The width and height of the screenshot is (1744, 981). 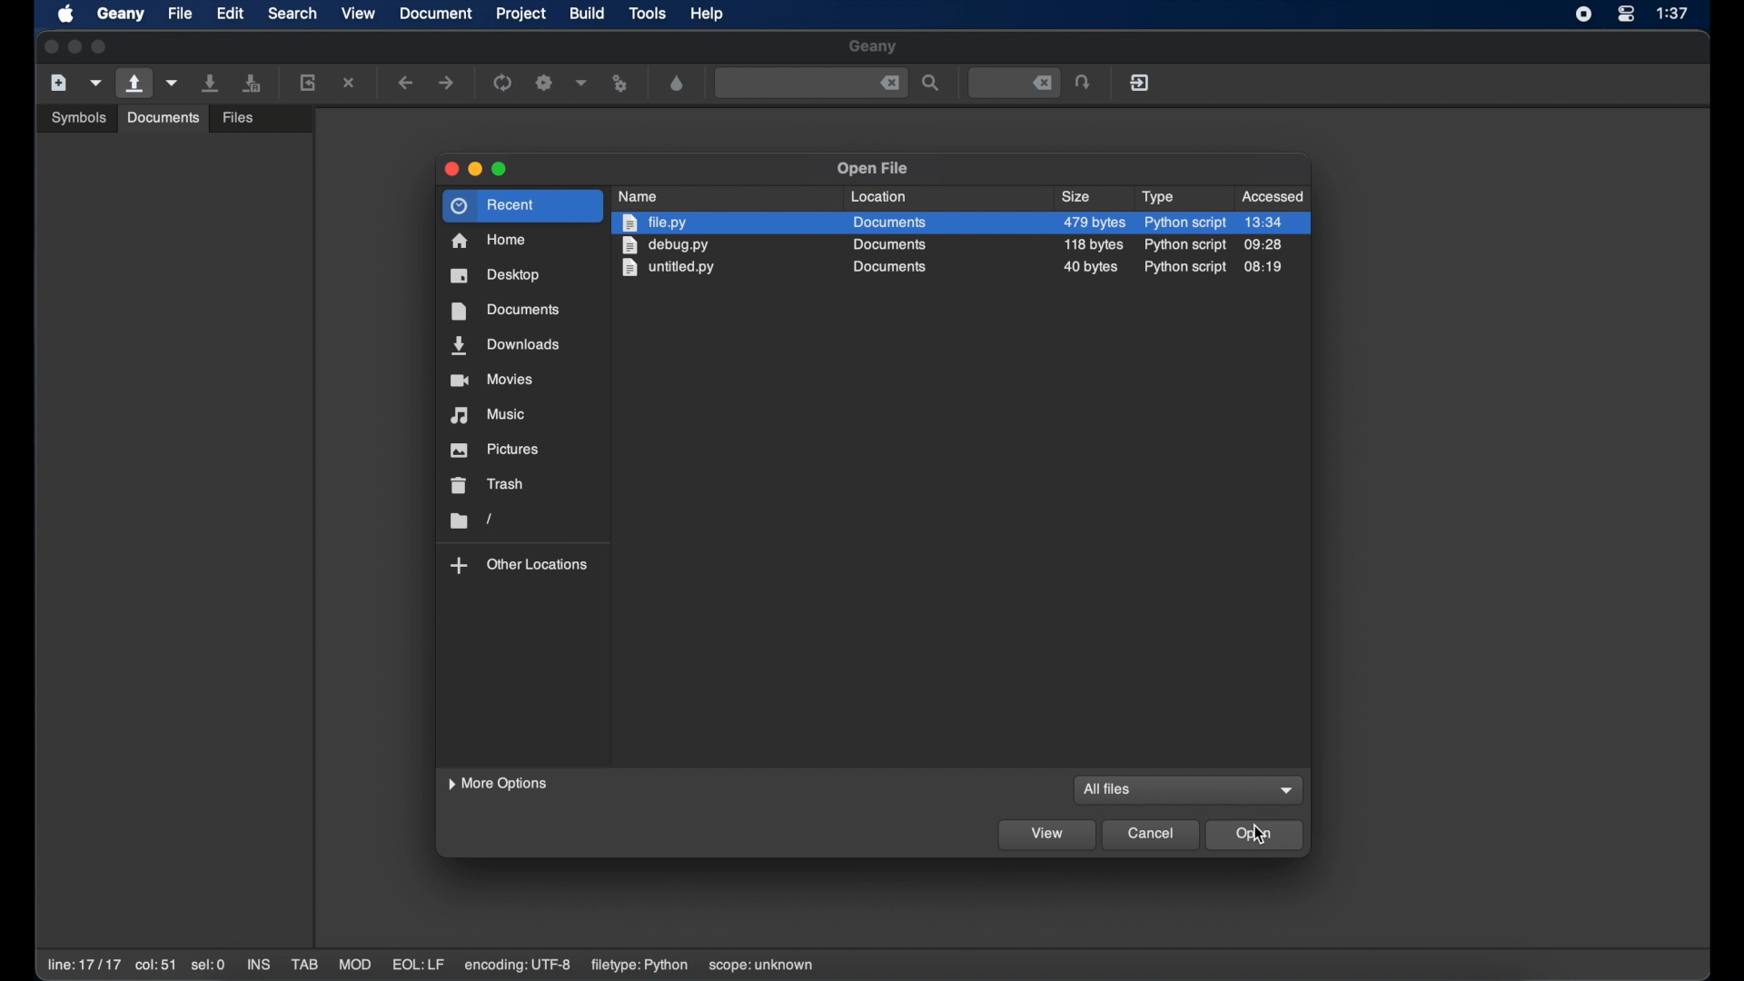 What do you see at coordinates (180, 14) in the screenshot?
I see `file` at bounding box center [180, 14].